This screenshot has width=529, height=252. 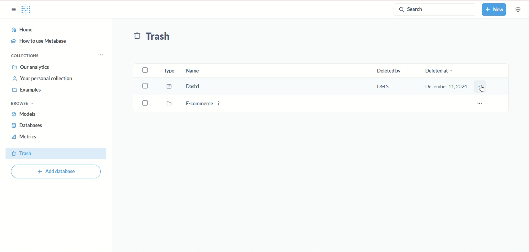 What do you see at coordinates (14, 10) in the screenshot?
I see `sidebar` at bounding box center [14, 10].